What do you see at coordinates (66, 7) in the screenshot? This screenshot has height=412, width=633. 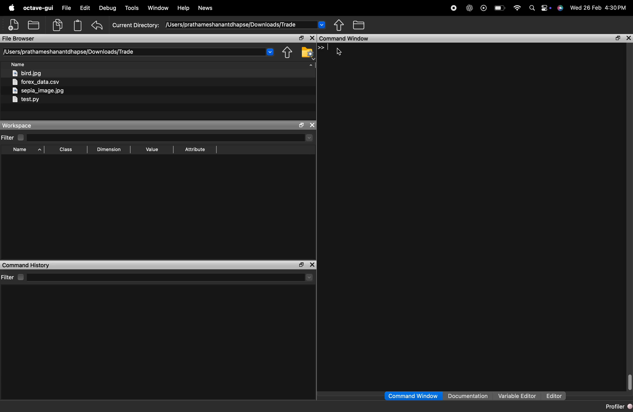 I see `file` at bounding box center [66, 7].